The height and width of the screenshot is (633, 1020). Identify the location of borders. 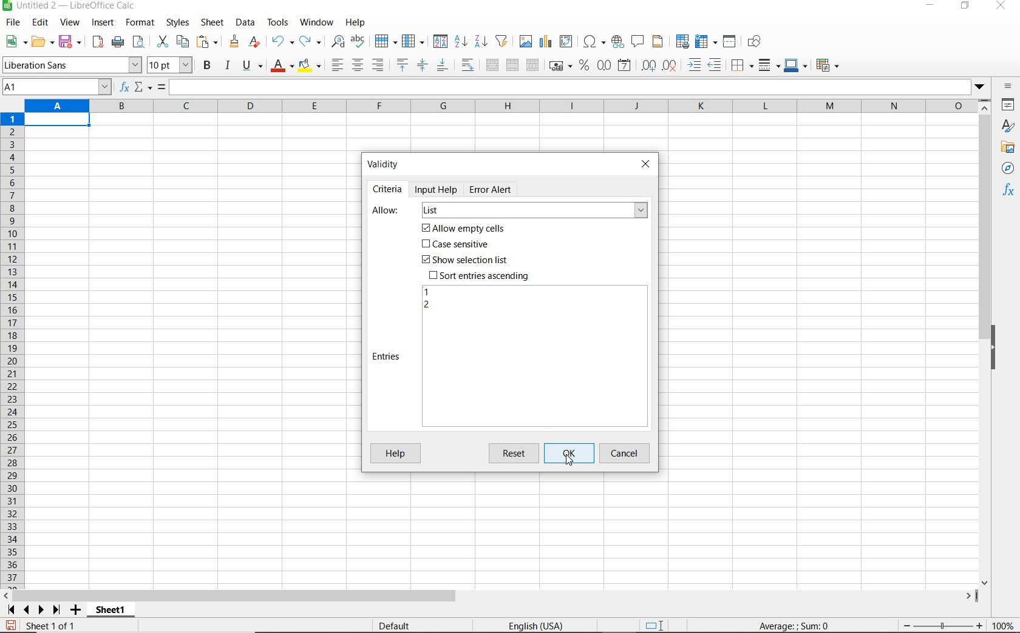
(743, 65).